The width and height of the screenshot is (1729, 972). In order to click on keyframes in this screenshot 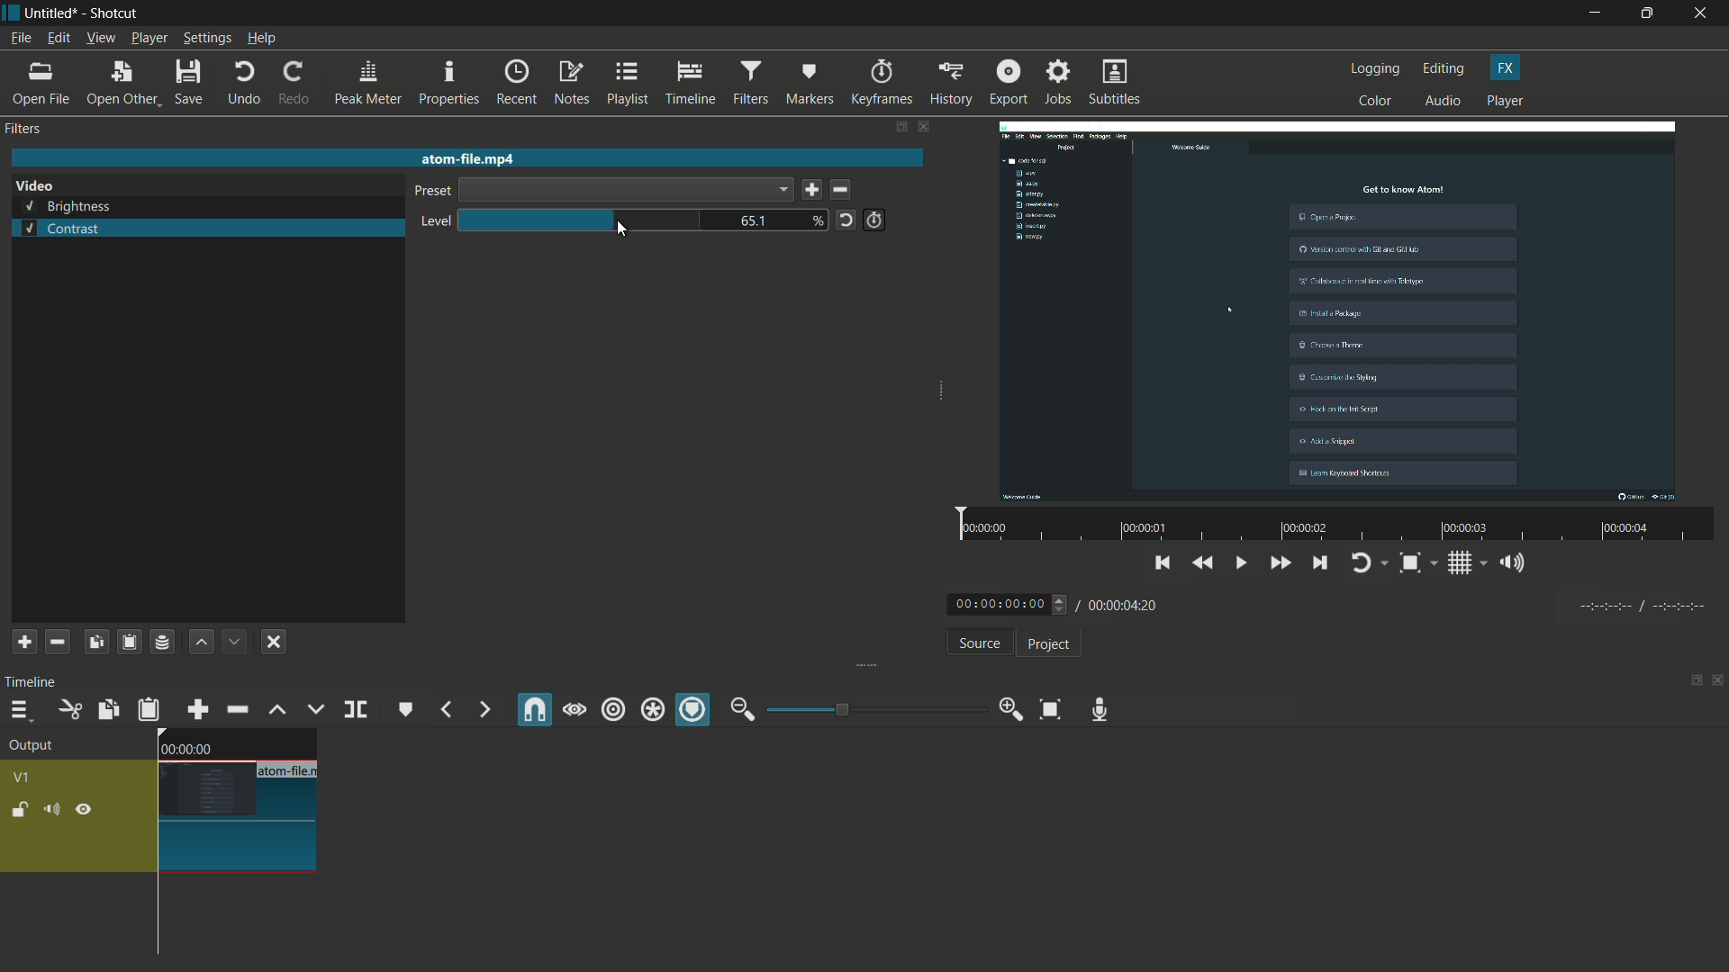, I will do `click(881, 83)`.